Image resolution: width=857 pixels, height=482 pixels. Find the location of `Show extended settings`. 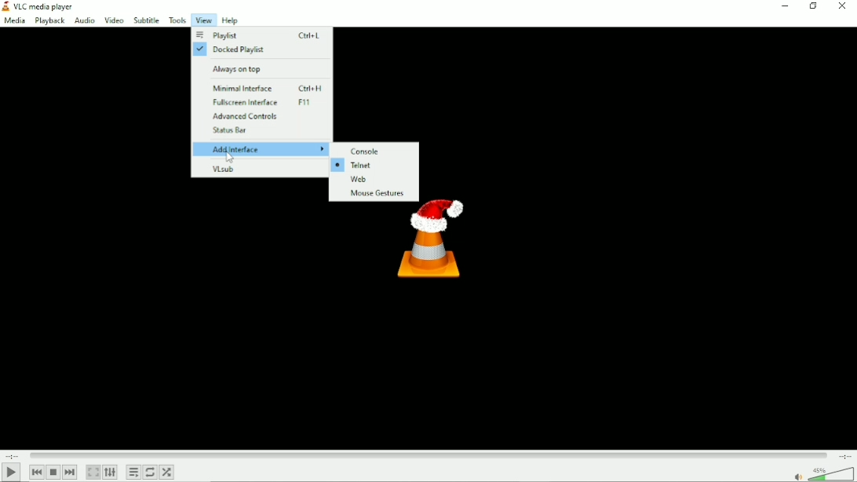

Show extended settings is located at coordinates (110, 473).